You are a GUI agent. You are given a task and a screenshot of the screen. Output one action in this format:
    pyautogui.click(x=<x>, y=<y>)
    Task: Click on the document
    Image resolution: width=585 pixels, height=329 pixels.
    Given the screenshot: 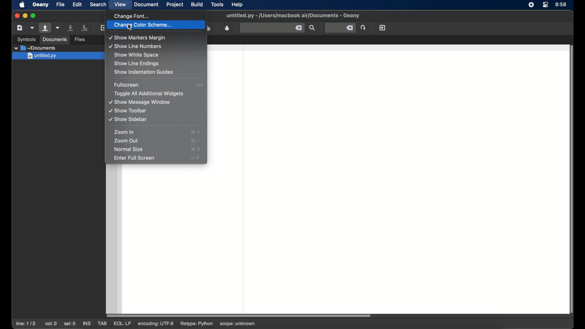 What is the action you would take?
    pyautogui.click(x=147, y=5)
    